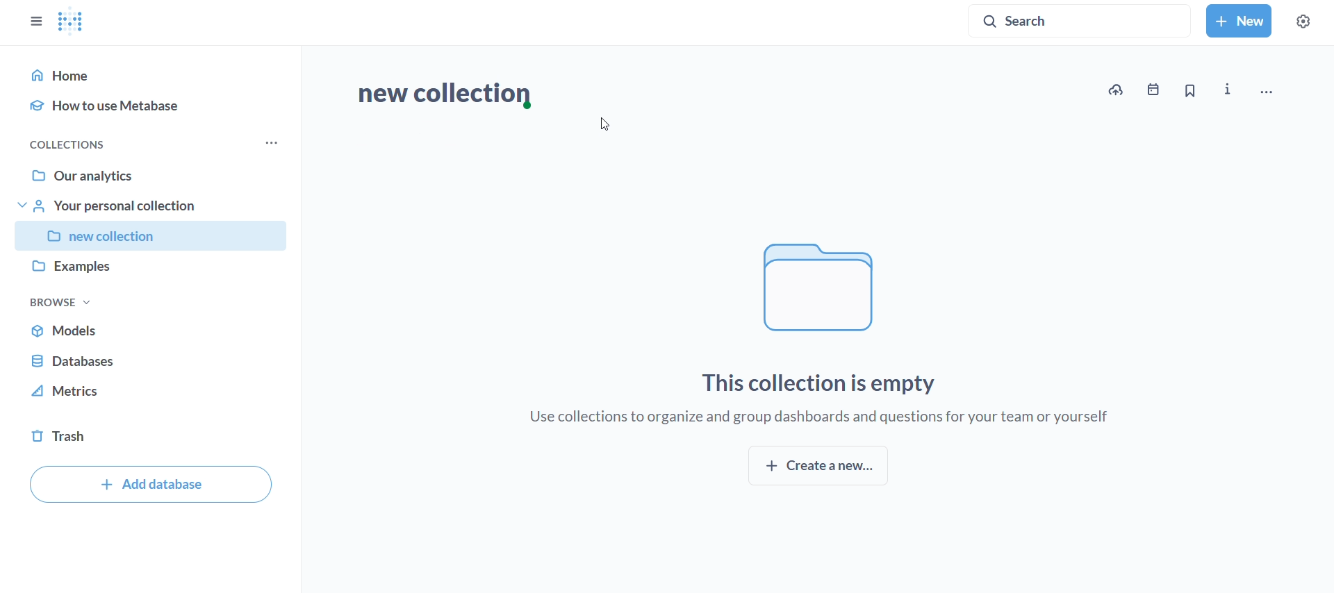 The image size is (1334, 593). What do you see at coordinates (67, 145) in the screenshot?
I see `collections` at bounding box center [67, 145].